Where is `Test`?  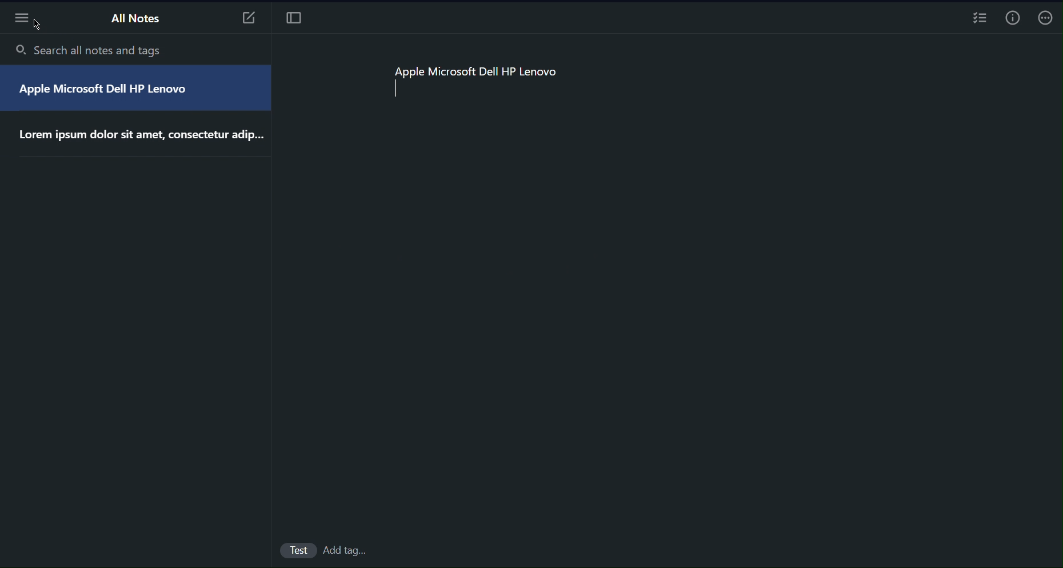
Test is located at coordinates (297, 551).